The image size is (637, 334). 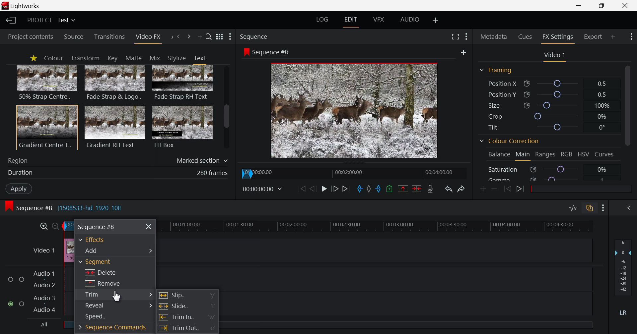 What do you see at coordinates (546, 84) in the screenshot?
I see `Position X` at bounding box center [546, 84].